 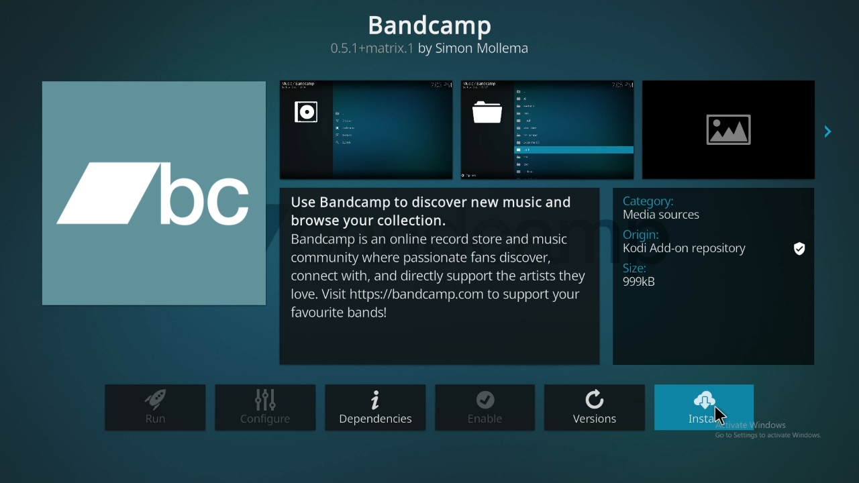 I want to click on add on photo, so click(x=152, y=193).